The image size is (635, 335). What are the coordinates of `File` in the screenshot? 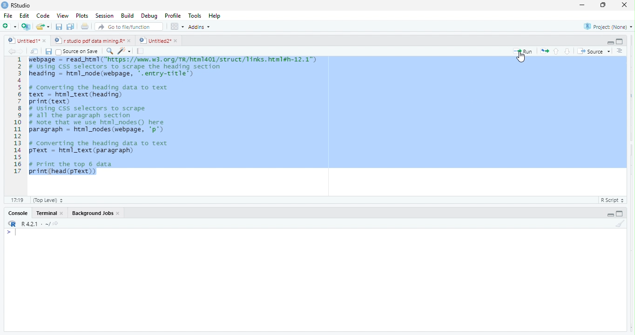 It's located at (8, 16).